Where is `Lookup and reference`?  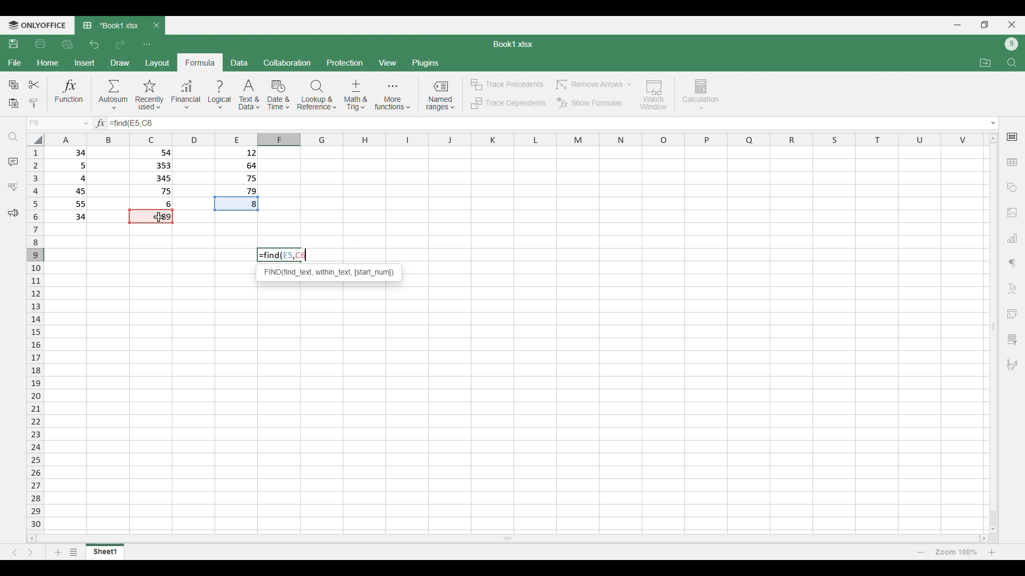 Lookup and reference is located at coordinates (317, 95).